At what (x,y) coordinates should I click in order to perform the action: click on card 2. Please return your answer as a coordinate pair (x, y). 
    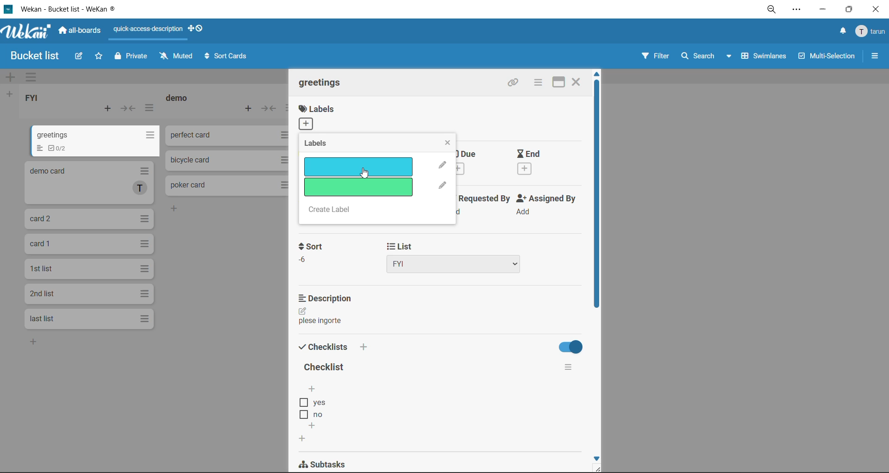
    Looking at the image, I should click on (88, 183).